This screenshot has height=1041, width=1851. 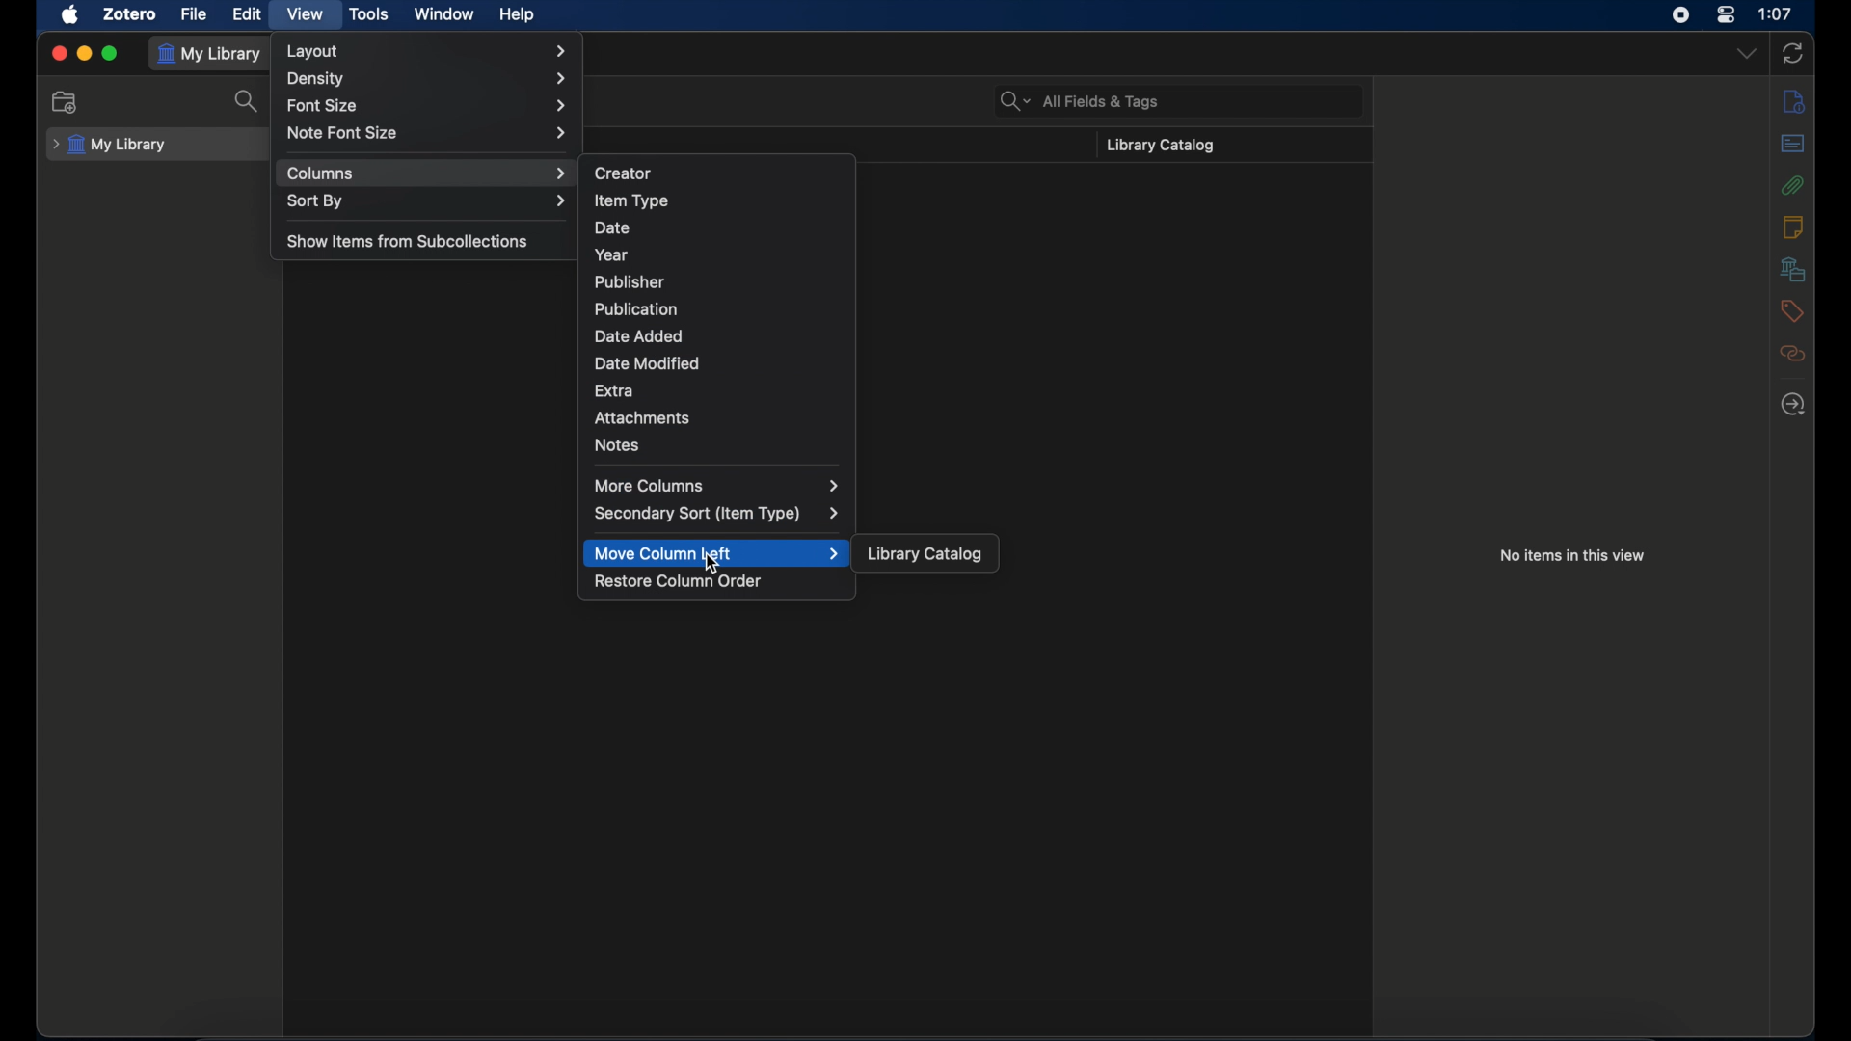 What do you see at coordinates (613, 255) in the screenshot?
I see `year` at bounding box center [613, 255].